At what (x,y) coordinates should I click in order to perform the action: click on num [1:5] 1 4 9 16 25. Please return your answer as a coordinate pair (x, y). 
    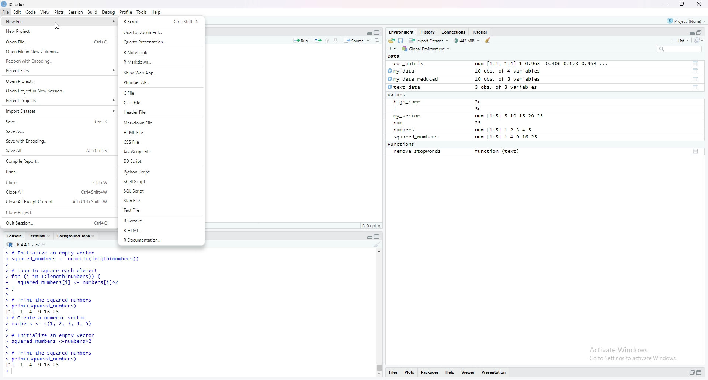
    Looking at the image, I should click on (507, 137).